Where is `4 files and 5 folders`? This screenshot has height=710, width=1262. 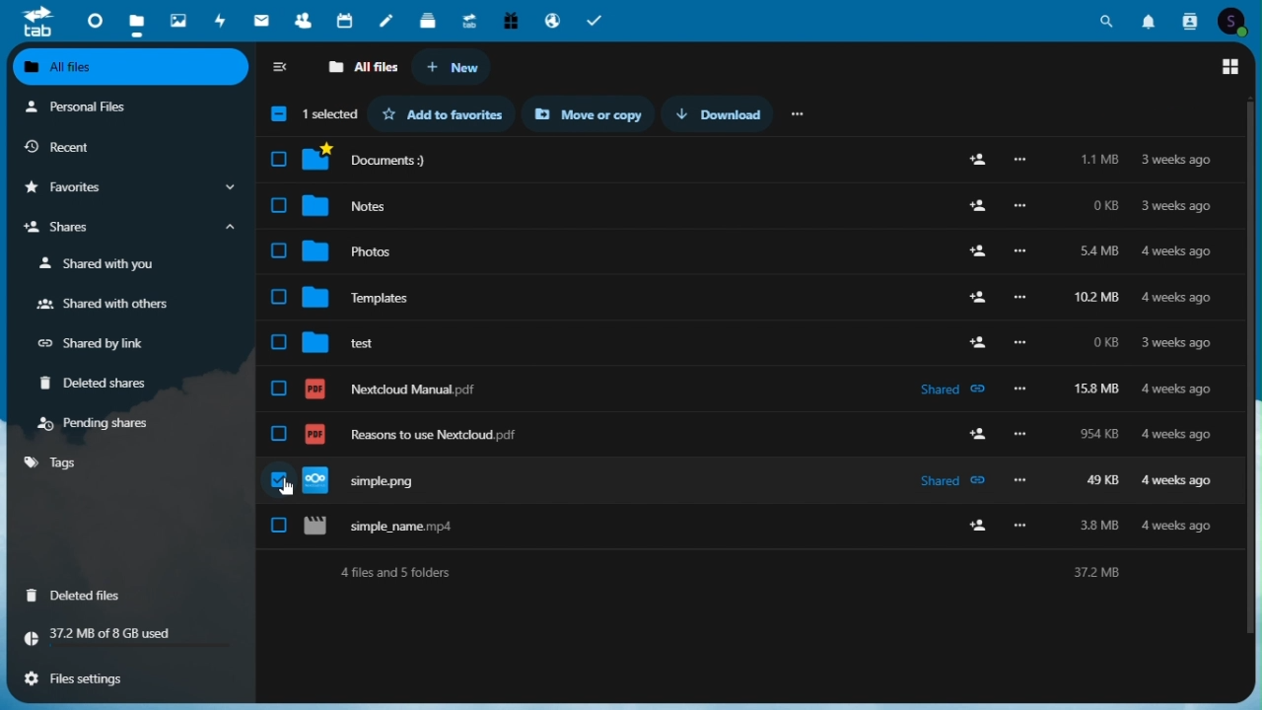 4 files and 5 folders is located at coordinates (751, 572).